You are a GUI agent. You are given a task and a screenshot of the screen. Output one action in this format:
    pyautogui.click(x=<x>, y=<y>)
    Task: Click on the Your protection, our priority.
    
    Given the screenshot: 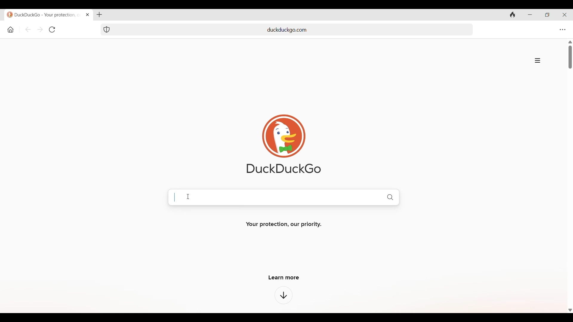 What is the action you would take?
    pyautogui.click(x=283, y=225)
    